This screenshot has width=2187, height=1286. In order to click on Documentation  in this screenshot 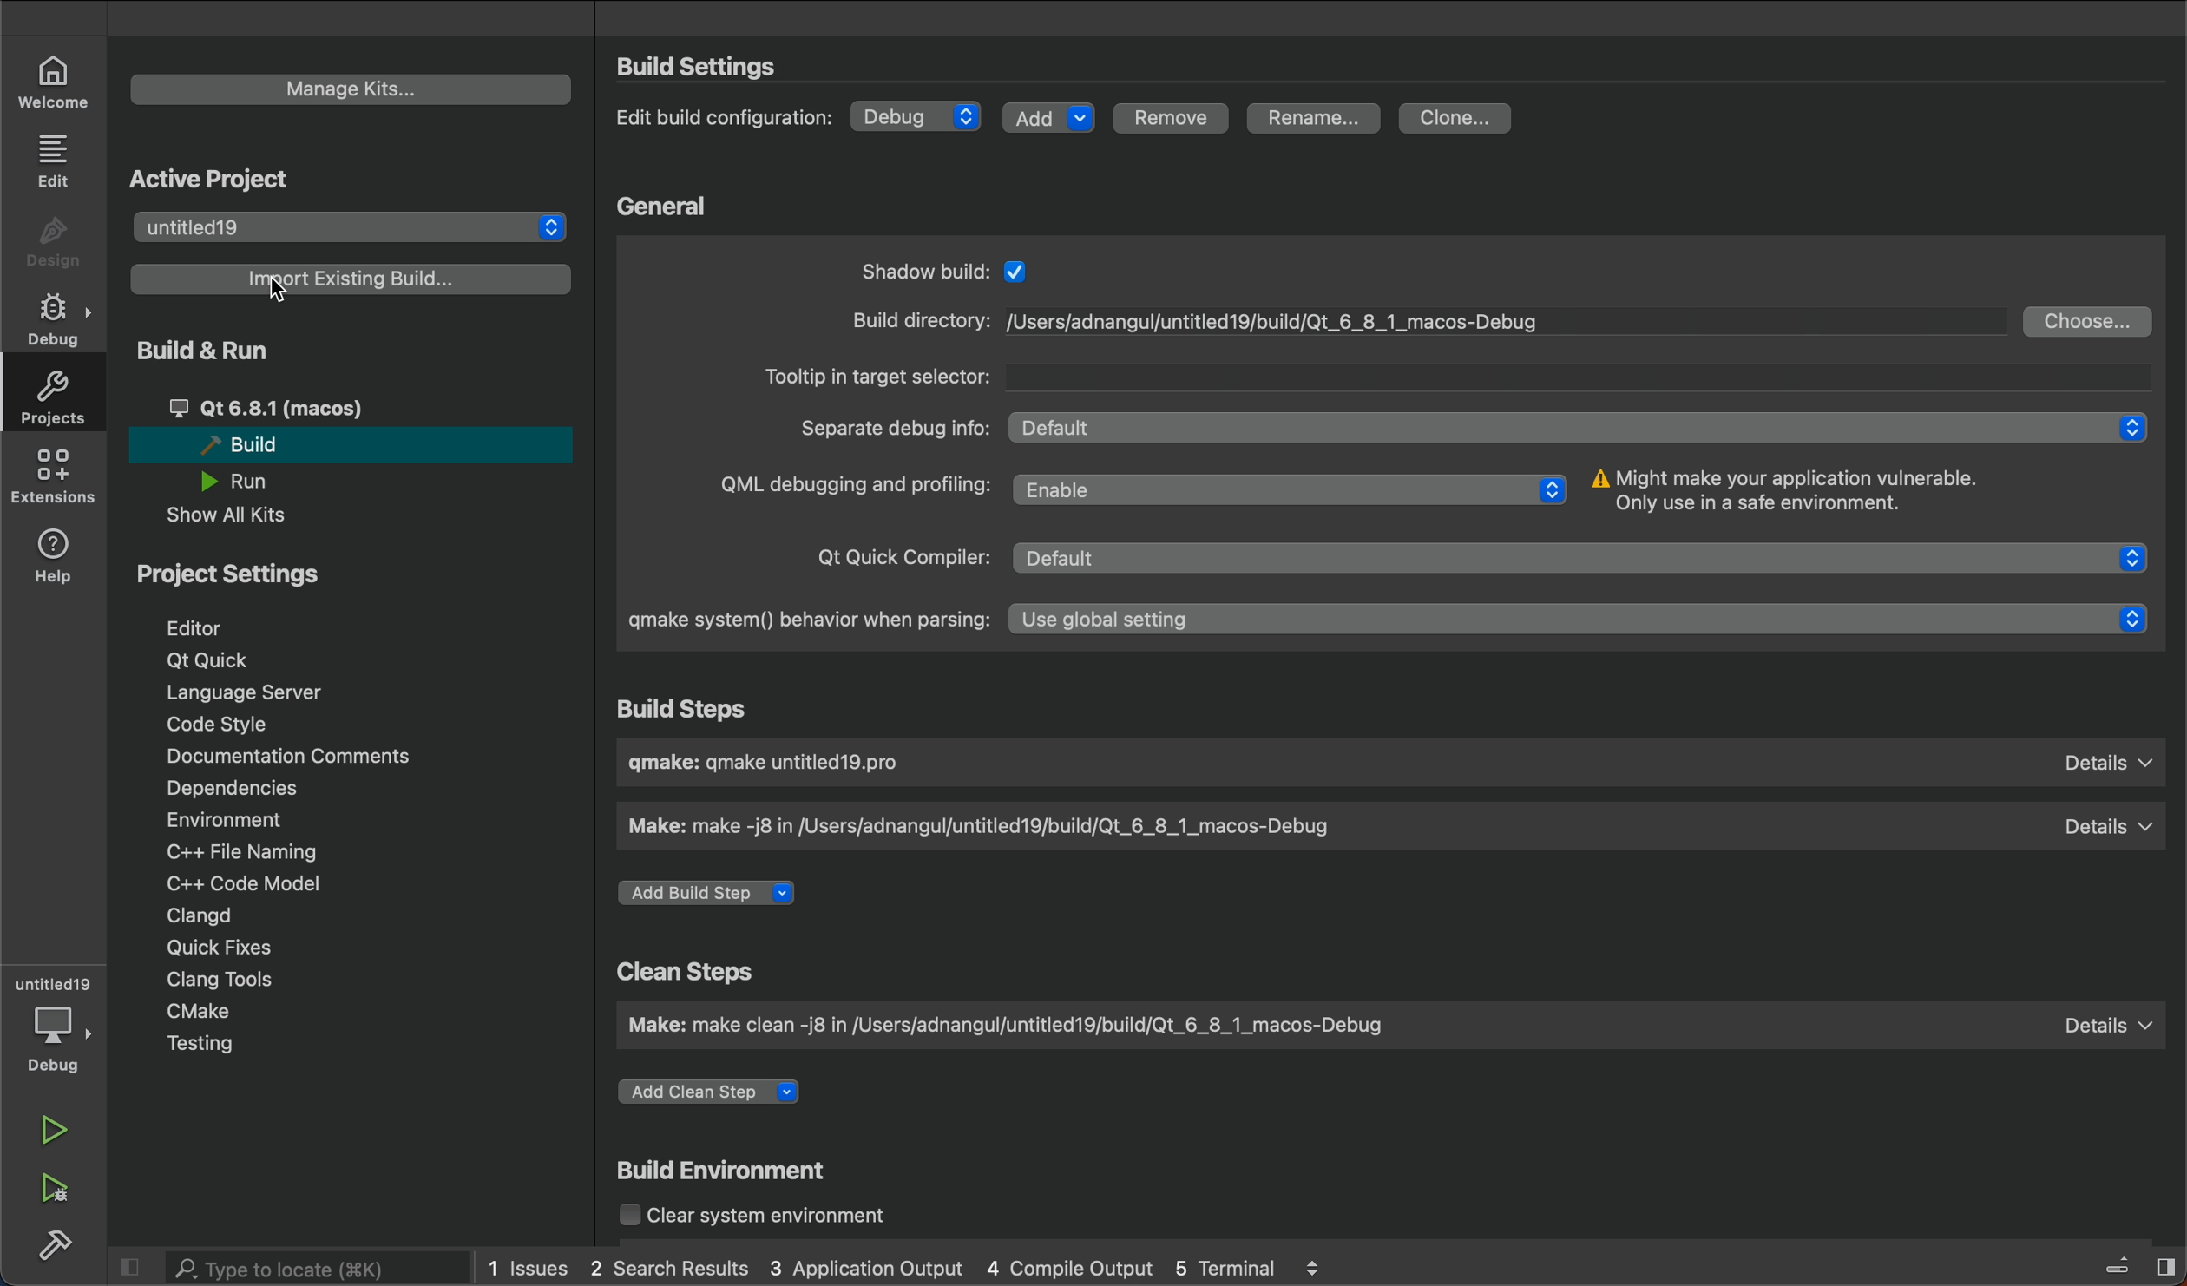, I will do `click(284, 757)`.